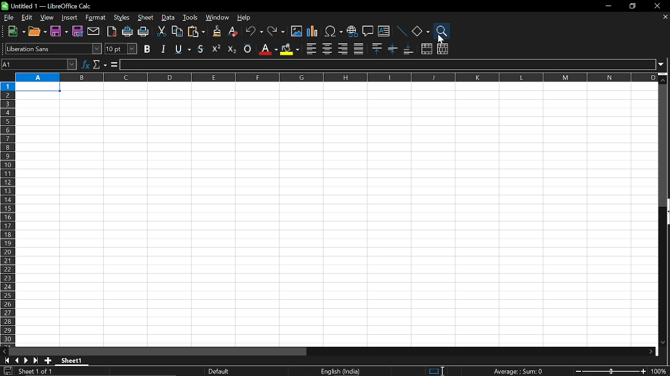 This screenshot has width=670, height=376. What do you see at coordinates (86, 63) in the screenshot?
I see `function wizard` at bounding box center [86, 63].